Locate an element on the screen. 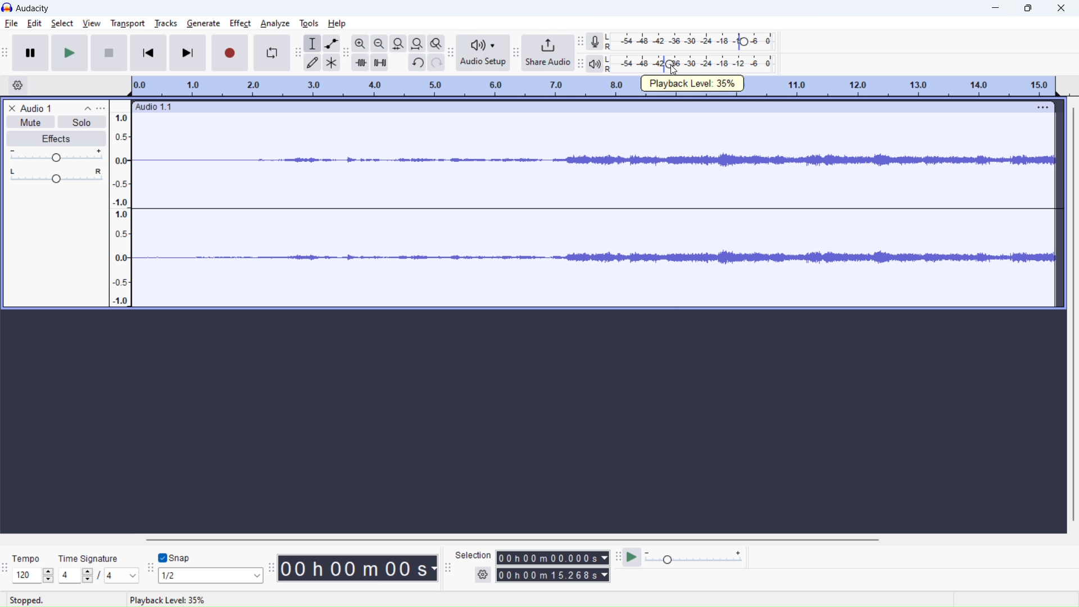 The height and width of the screenshot is (607, 1079). volume is located at coordinates (56, 155).